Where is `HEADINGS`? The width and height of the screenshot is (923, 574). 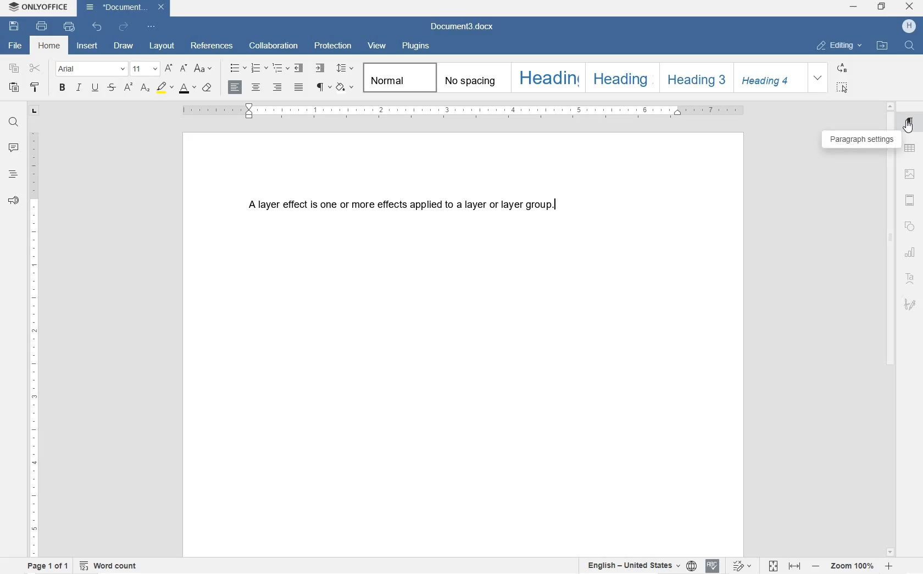 HEADINGS is located at coordinates (13, 175).